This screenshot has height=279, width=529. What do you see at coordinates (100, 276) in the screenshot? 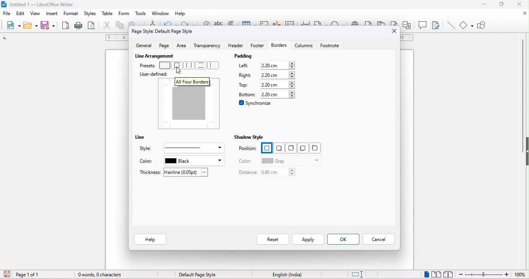
I see `word and character count` at bounding box center [100, 276].